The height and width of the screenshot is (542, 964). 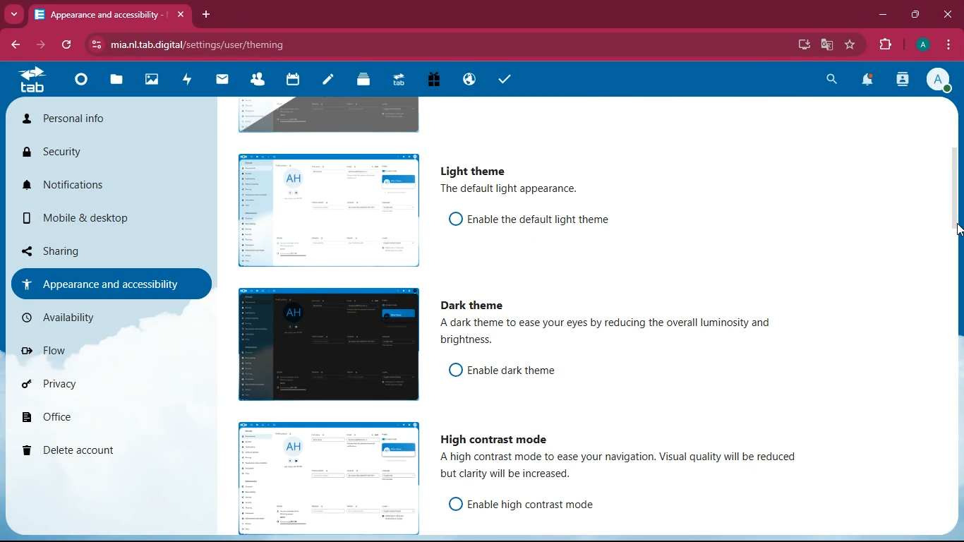 I want to click on on/off button, so click(x=450, y=218).